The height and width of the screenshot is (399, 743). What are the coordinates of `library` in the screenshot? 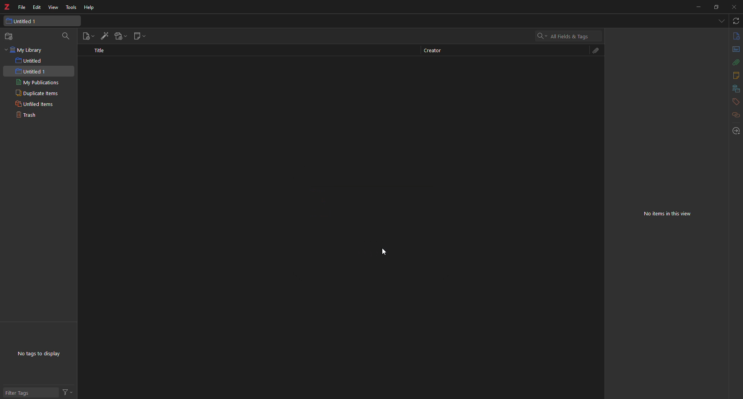 It's located at (733, 89).